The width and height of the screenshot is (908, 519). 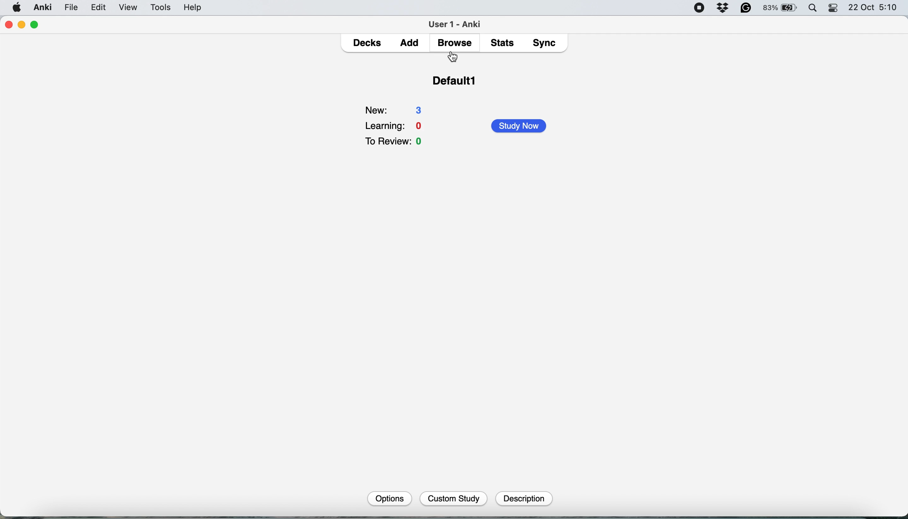 I want to click on close, so click(x=8, y=25).